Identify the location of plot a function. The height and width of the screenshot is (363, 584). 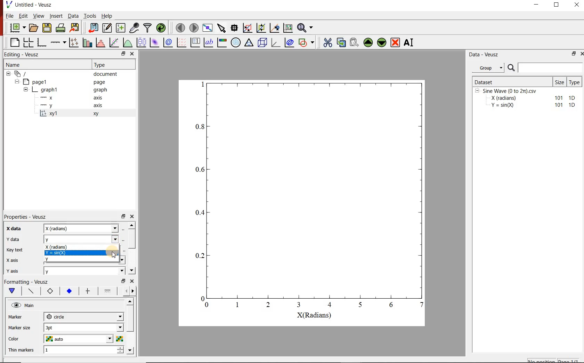
(128, 42).